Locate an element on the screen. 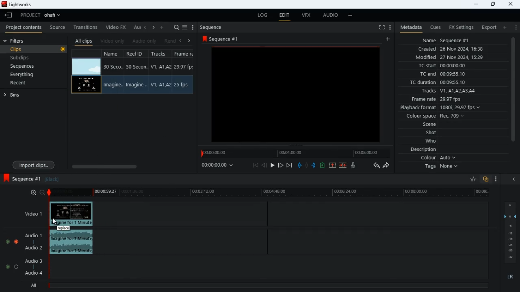  tracks is located at coordinates (162, 54).